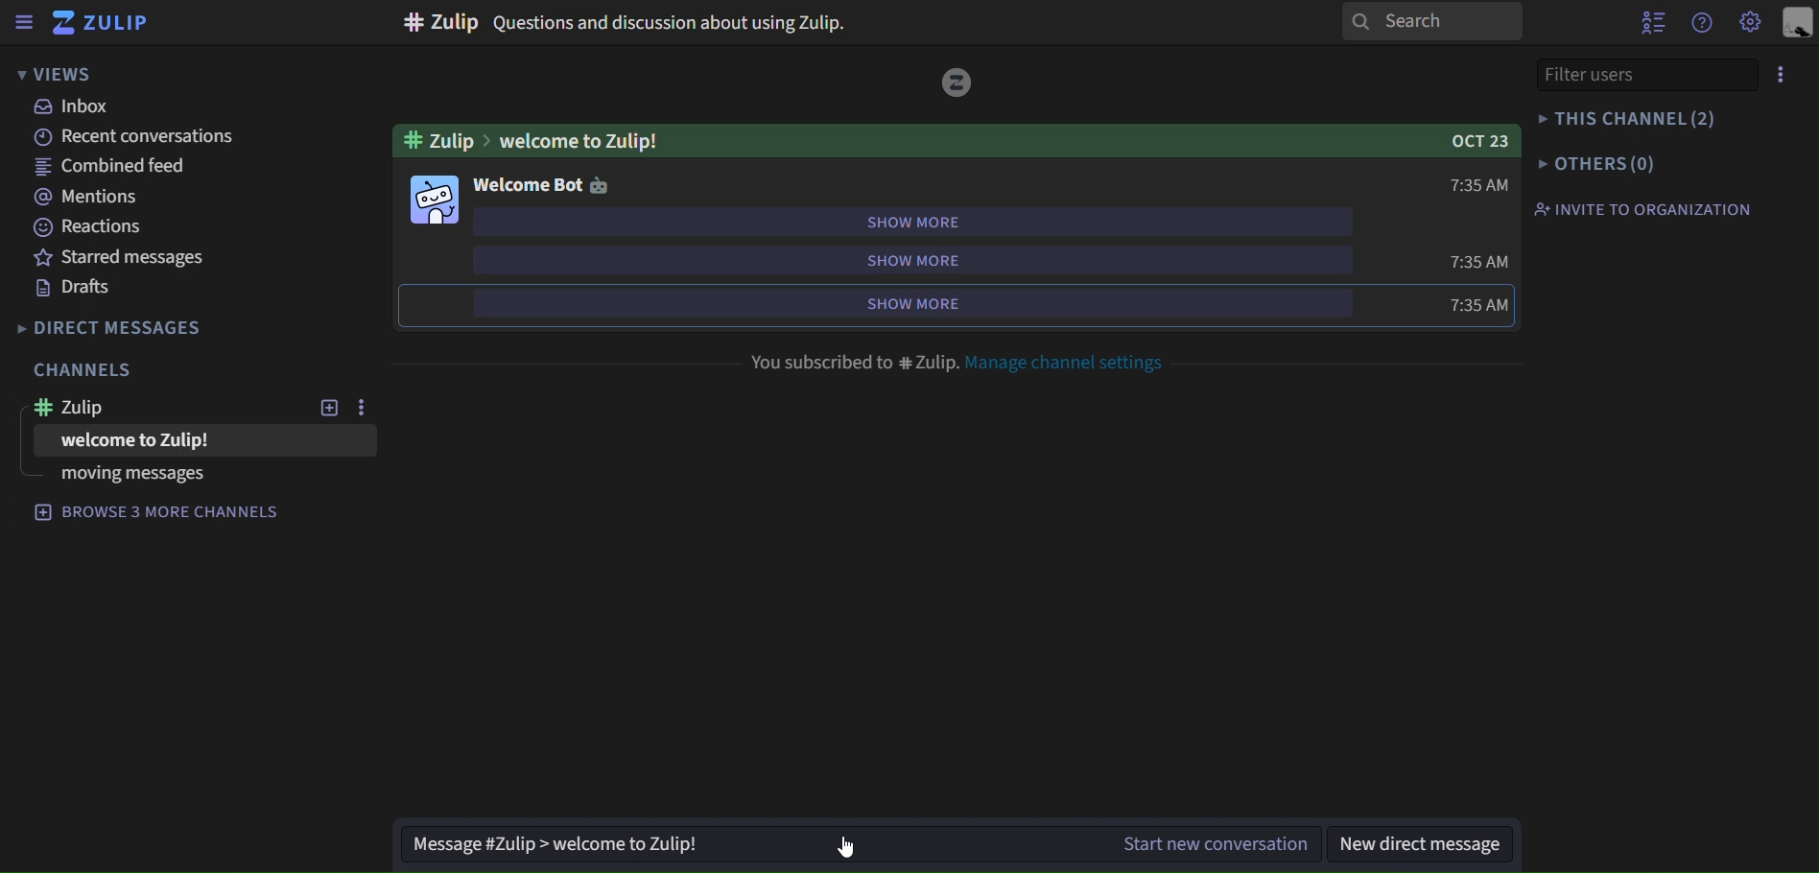  I want to click on 7:35 AM, so click(1482, 185).